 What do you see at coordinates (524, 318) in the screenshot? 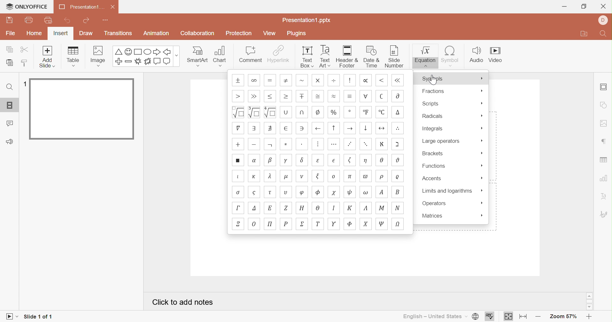
I see `Fit to width` at bounding box center [524, 318].